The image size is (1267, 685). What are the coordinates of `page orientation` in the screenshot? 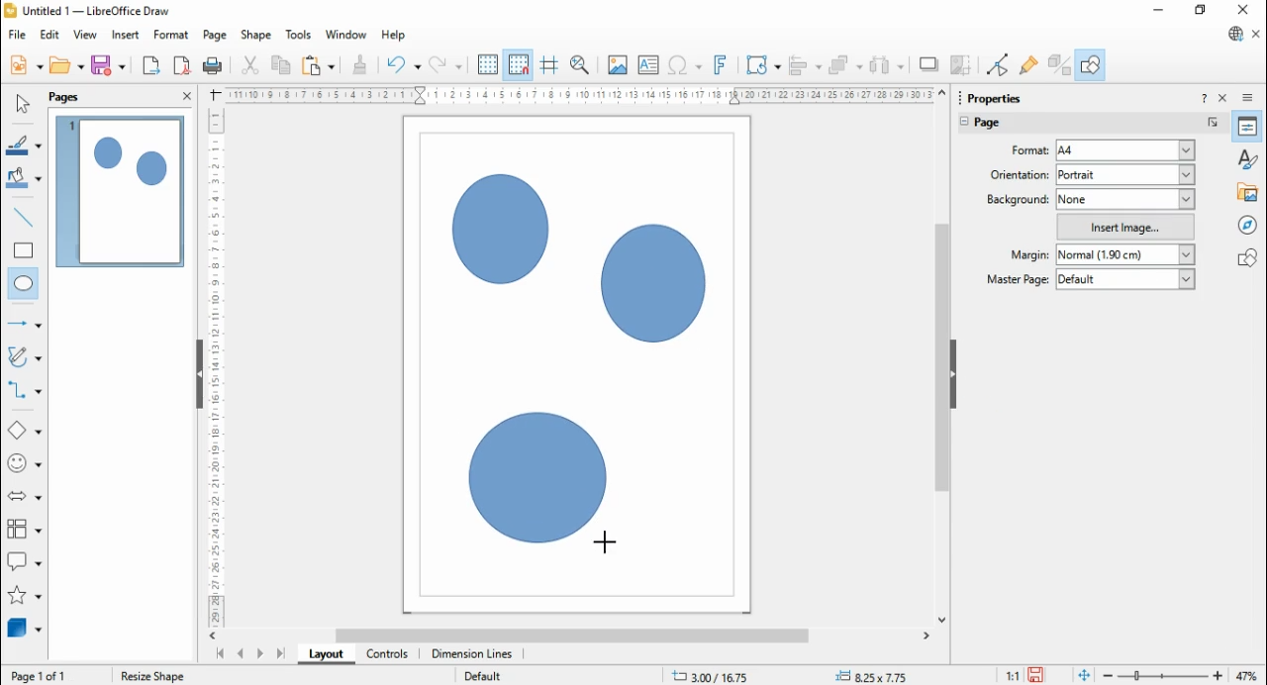 It's located at (1020, 173).